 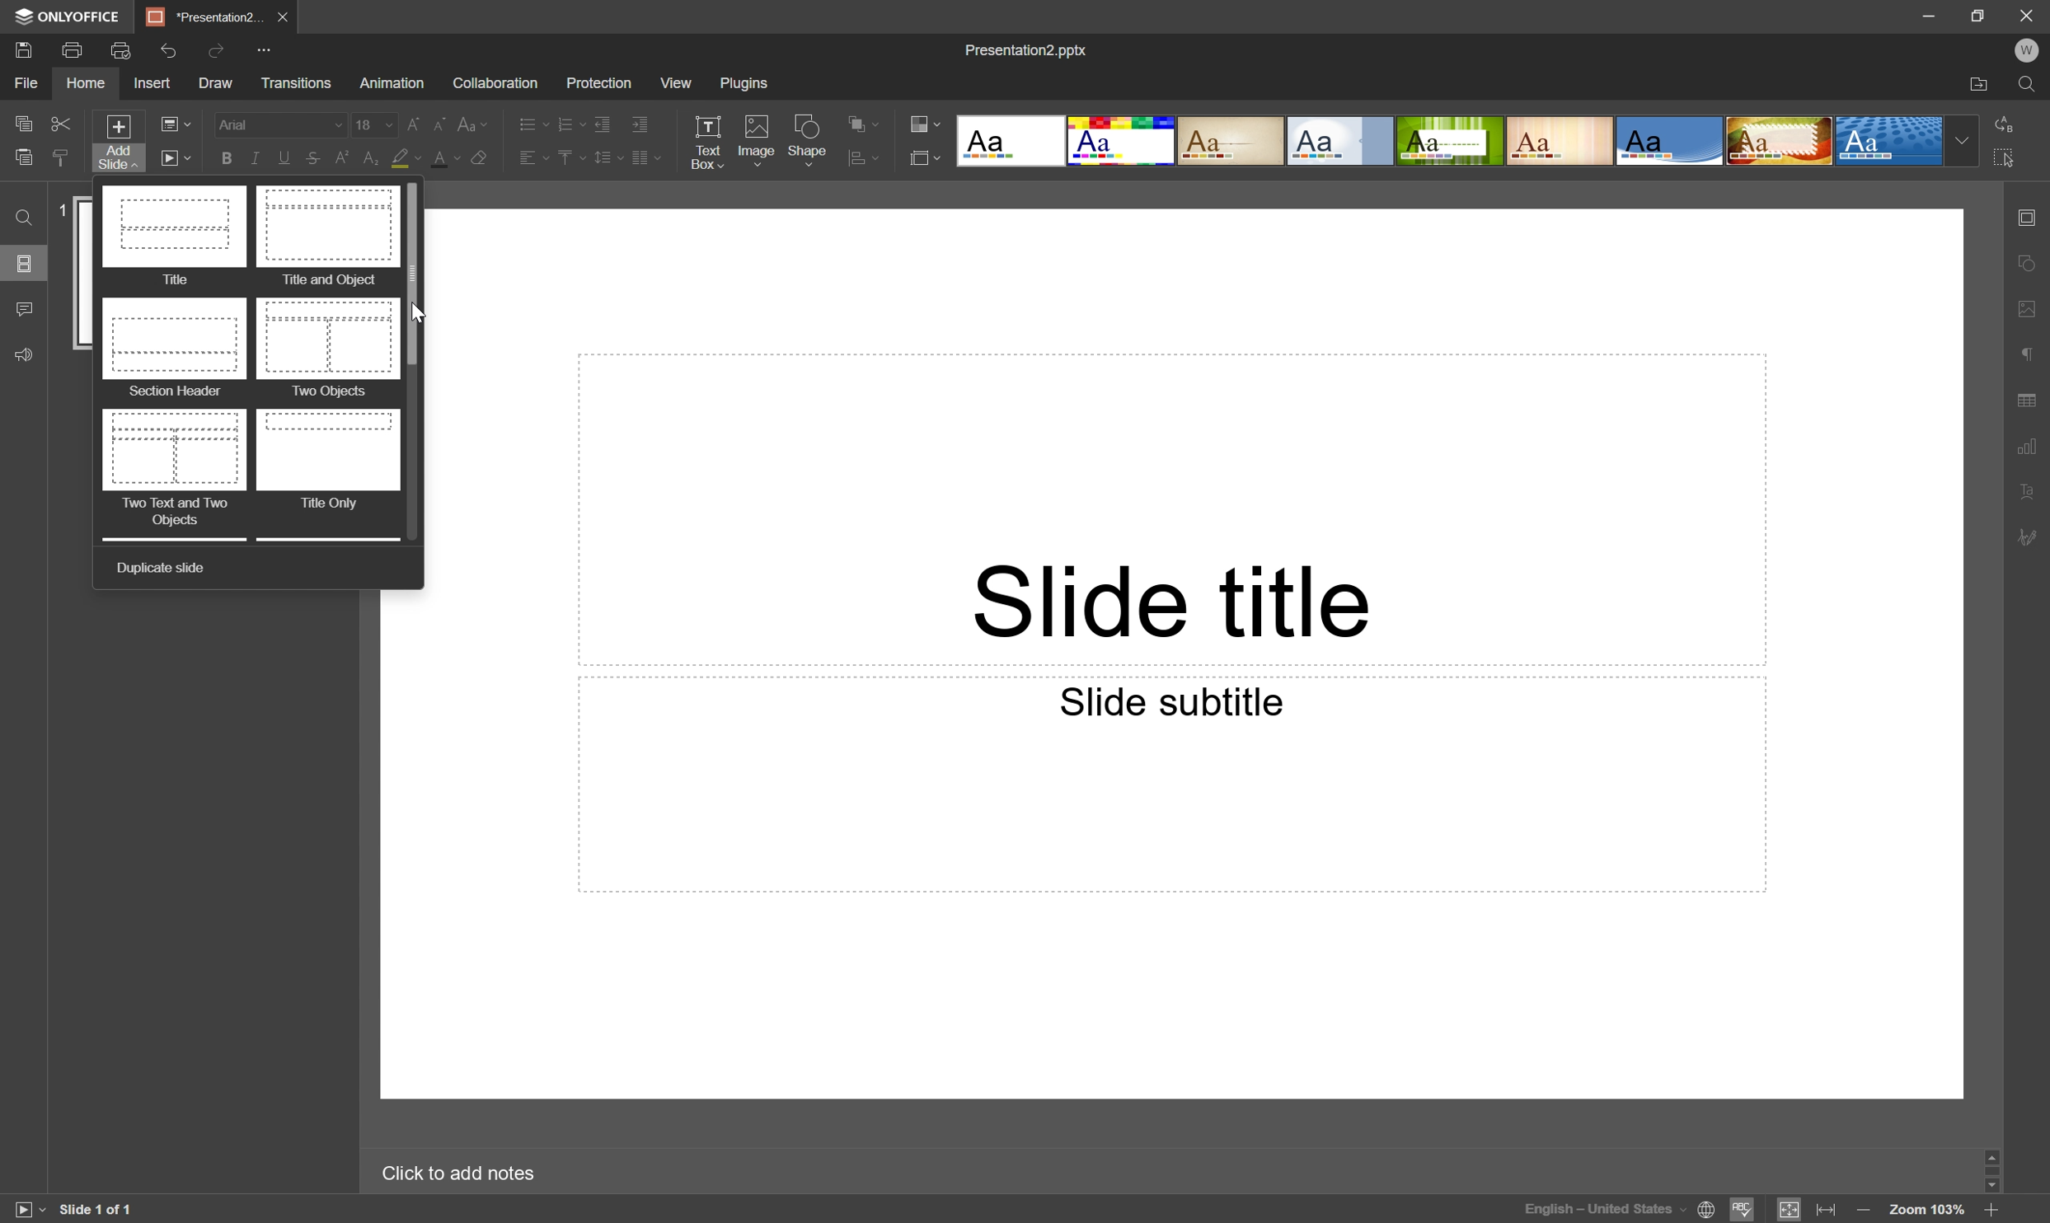 I want to click on Insert, so click(x=150, y=83).